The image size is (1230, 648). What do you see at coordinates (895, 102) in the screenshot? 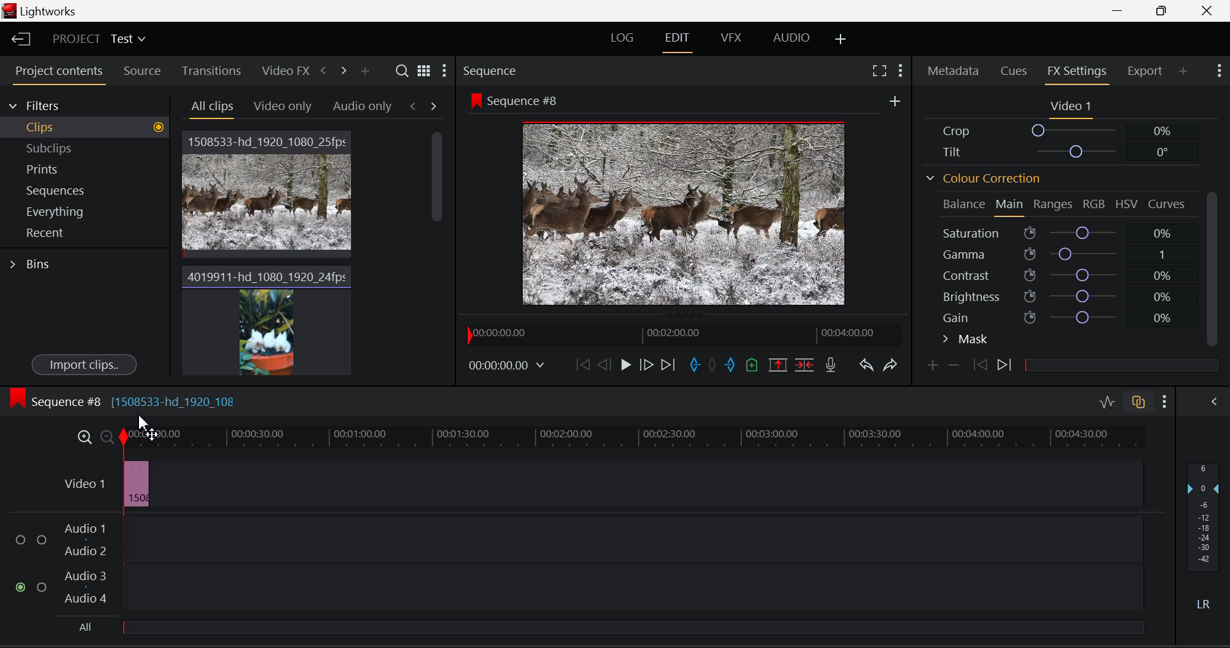
I see `More Options` at bounding box center [895, 102].